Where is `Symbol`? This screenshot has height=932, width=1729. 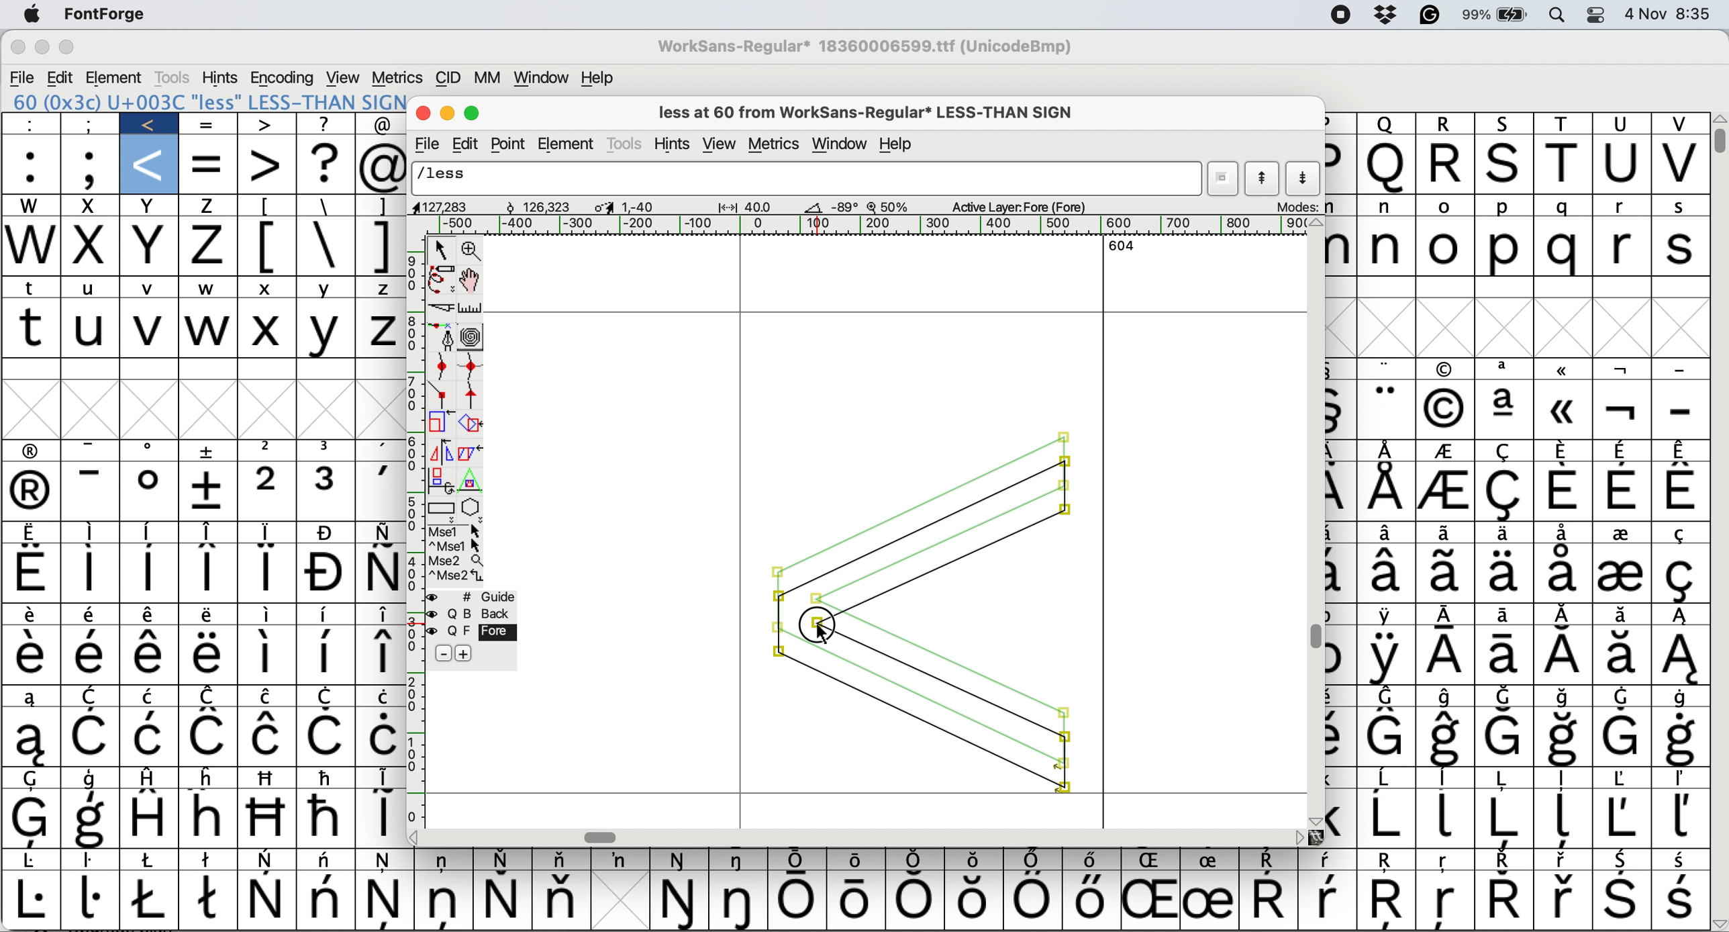 Symbol is located at coordinates (329, 575).